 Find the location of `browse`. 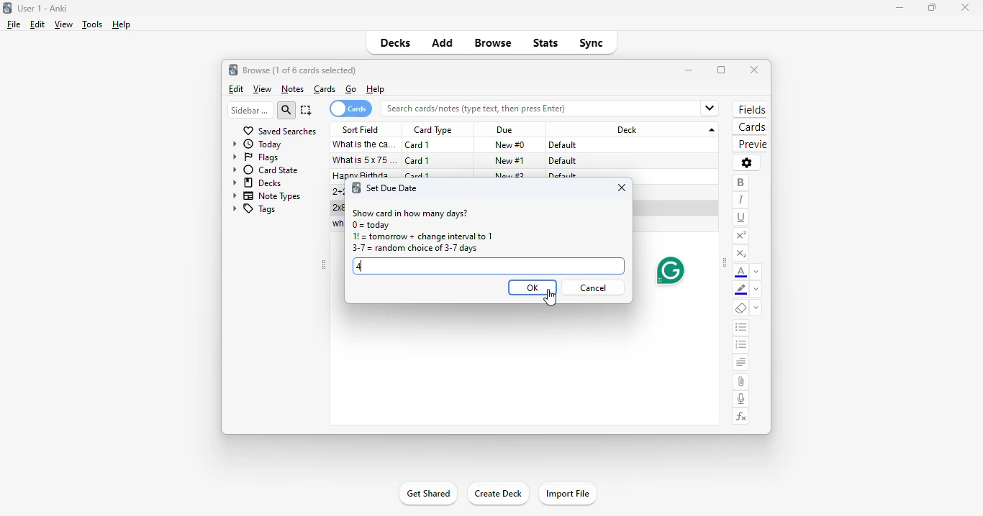

browse is located at coordinates (494, 44).